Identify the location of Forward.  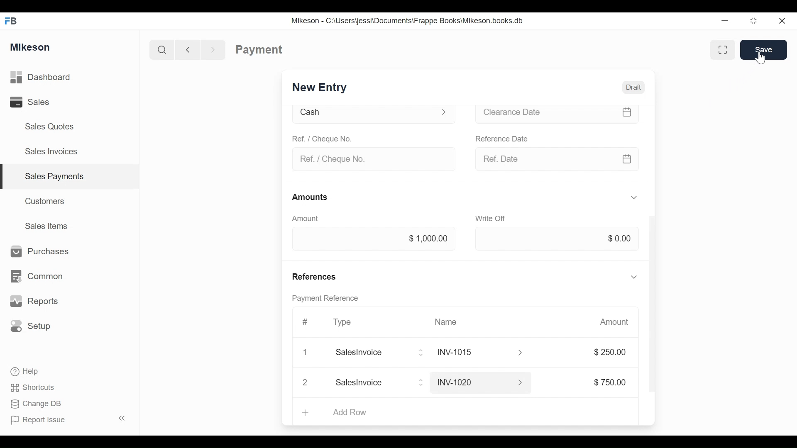
(216, 49).